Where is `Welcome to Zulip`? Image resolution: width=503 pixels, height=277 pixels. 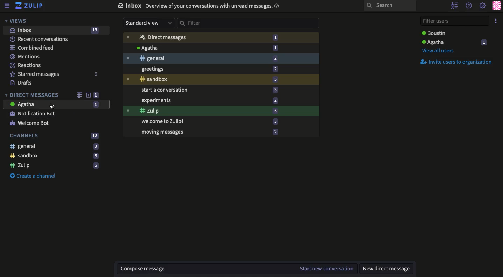
Welcome to Zulip is located at coordinates (221, 122).